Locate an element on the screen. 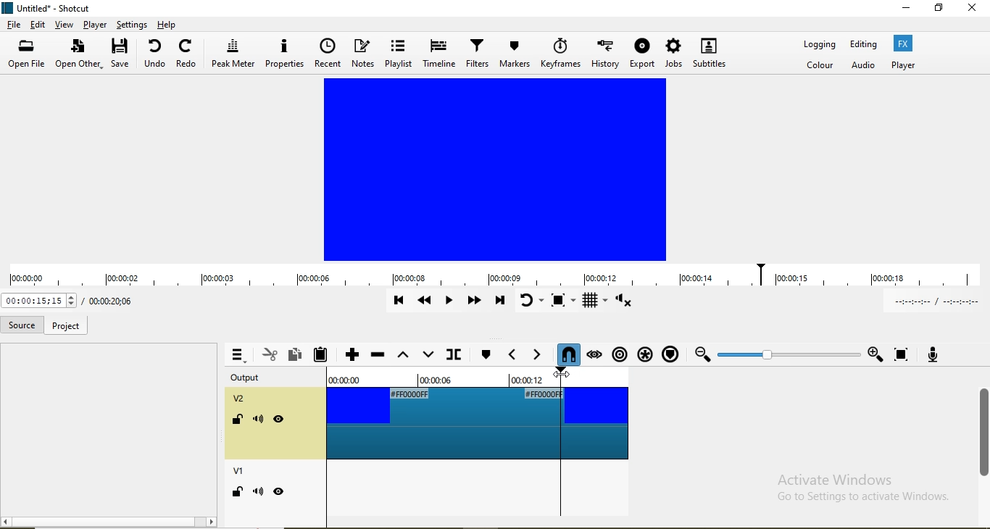  Editing is located at coordinates (863, 44).